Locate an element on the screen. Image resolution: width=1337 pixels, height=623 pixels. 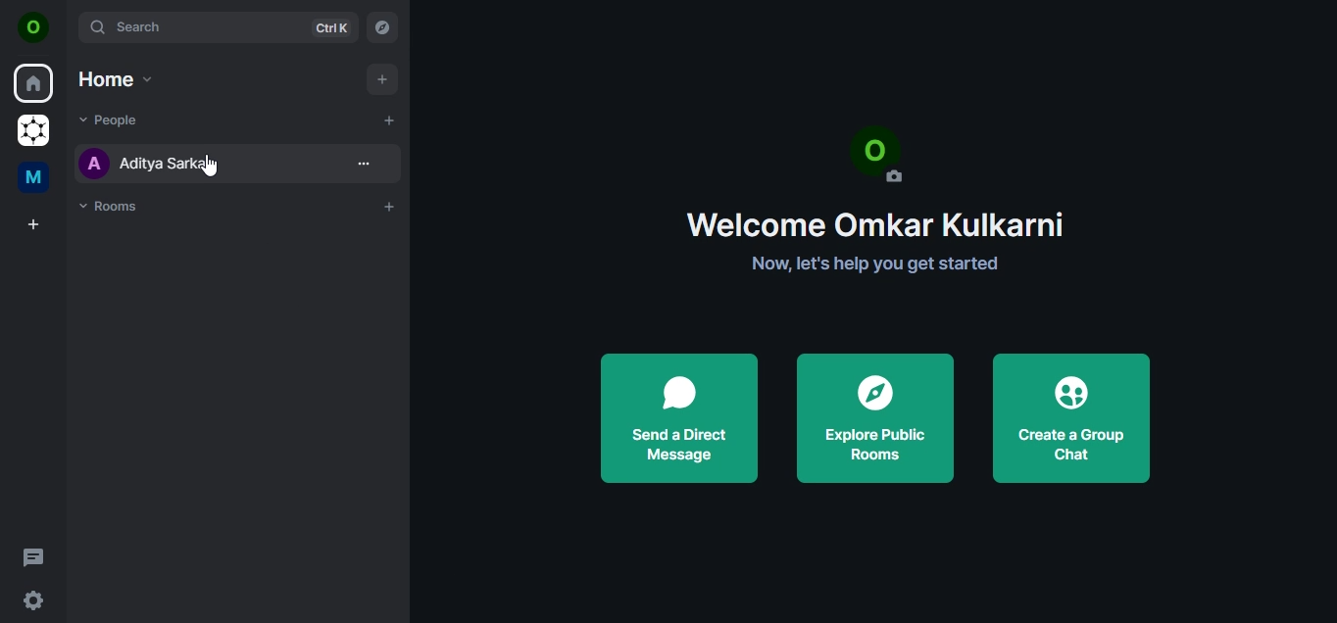
icon is located at coordinates (33, 27).